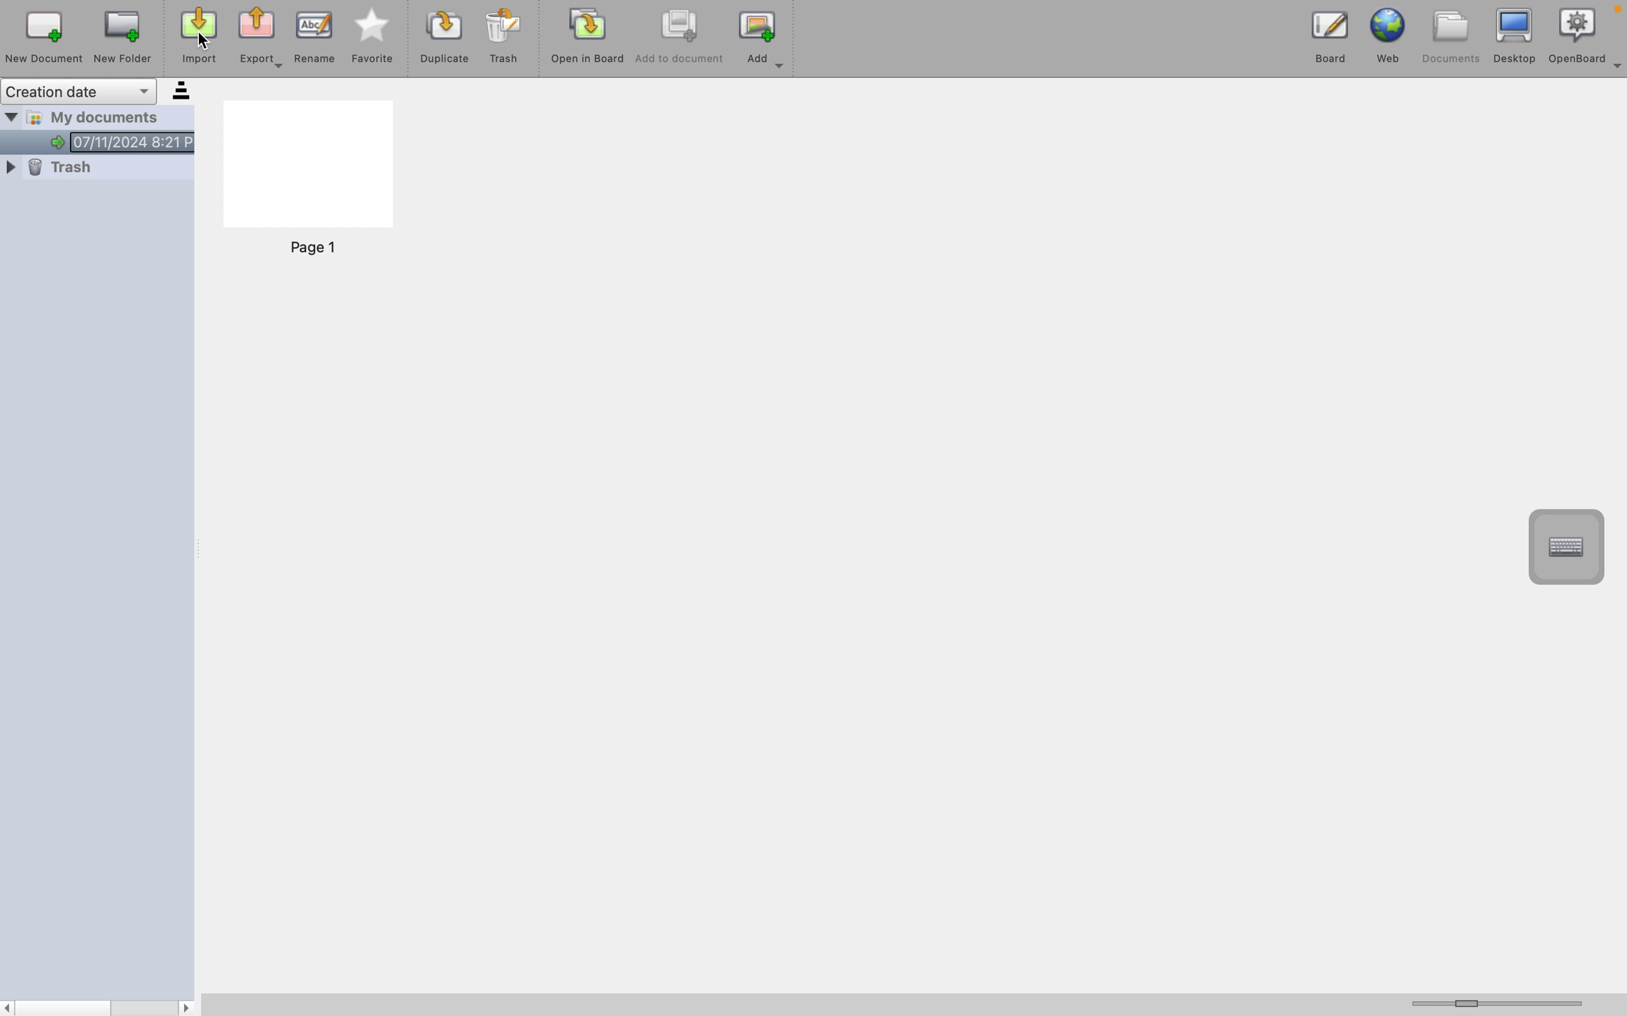  What do you see at coordinates (1320, 34) in the screenshot?
I see `board` at bounding box center [1320, 34].